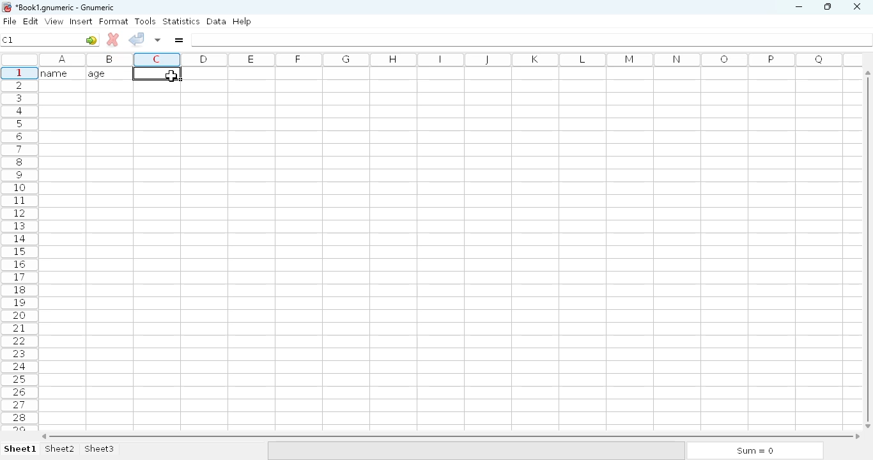 The height and width of the screenshot is (460, 873). What do you see at coordinates (447, 59) in the screenshot?
I see `column` at bounding box center [447, 59].